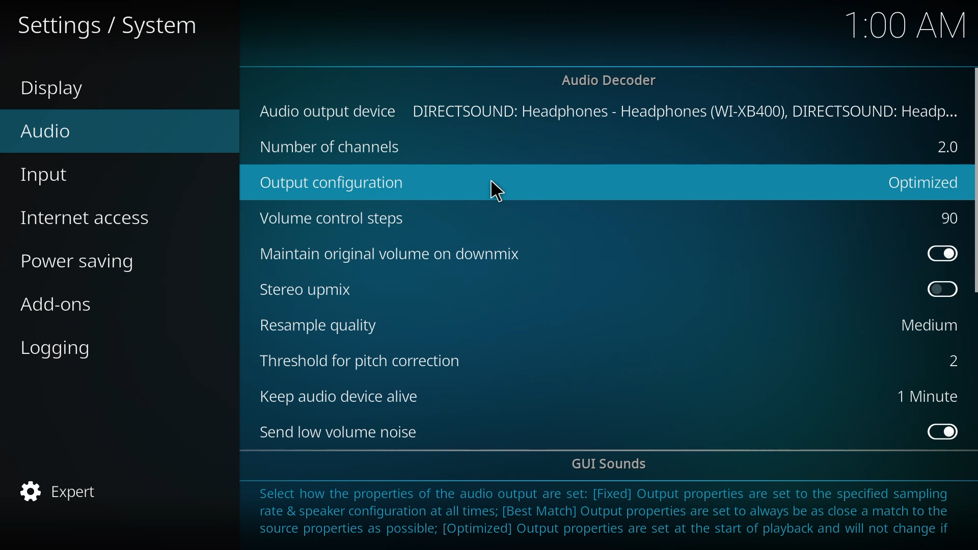 This screenshot has width=978, height=550. Describe the element at coordinates (86, 259) in the screenshot. I see `power` at that location.